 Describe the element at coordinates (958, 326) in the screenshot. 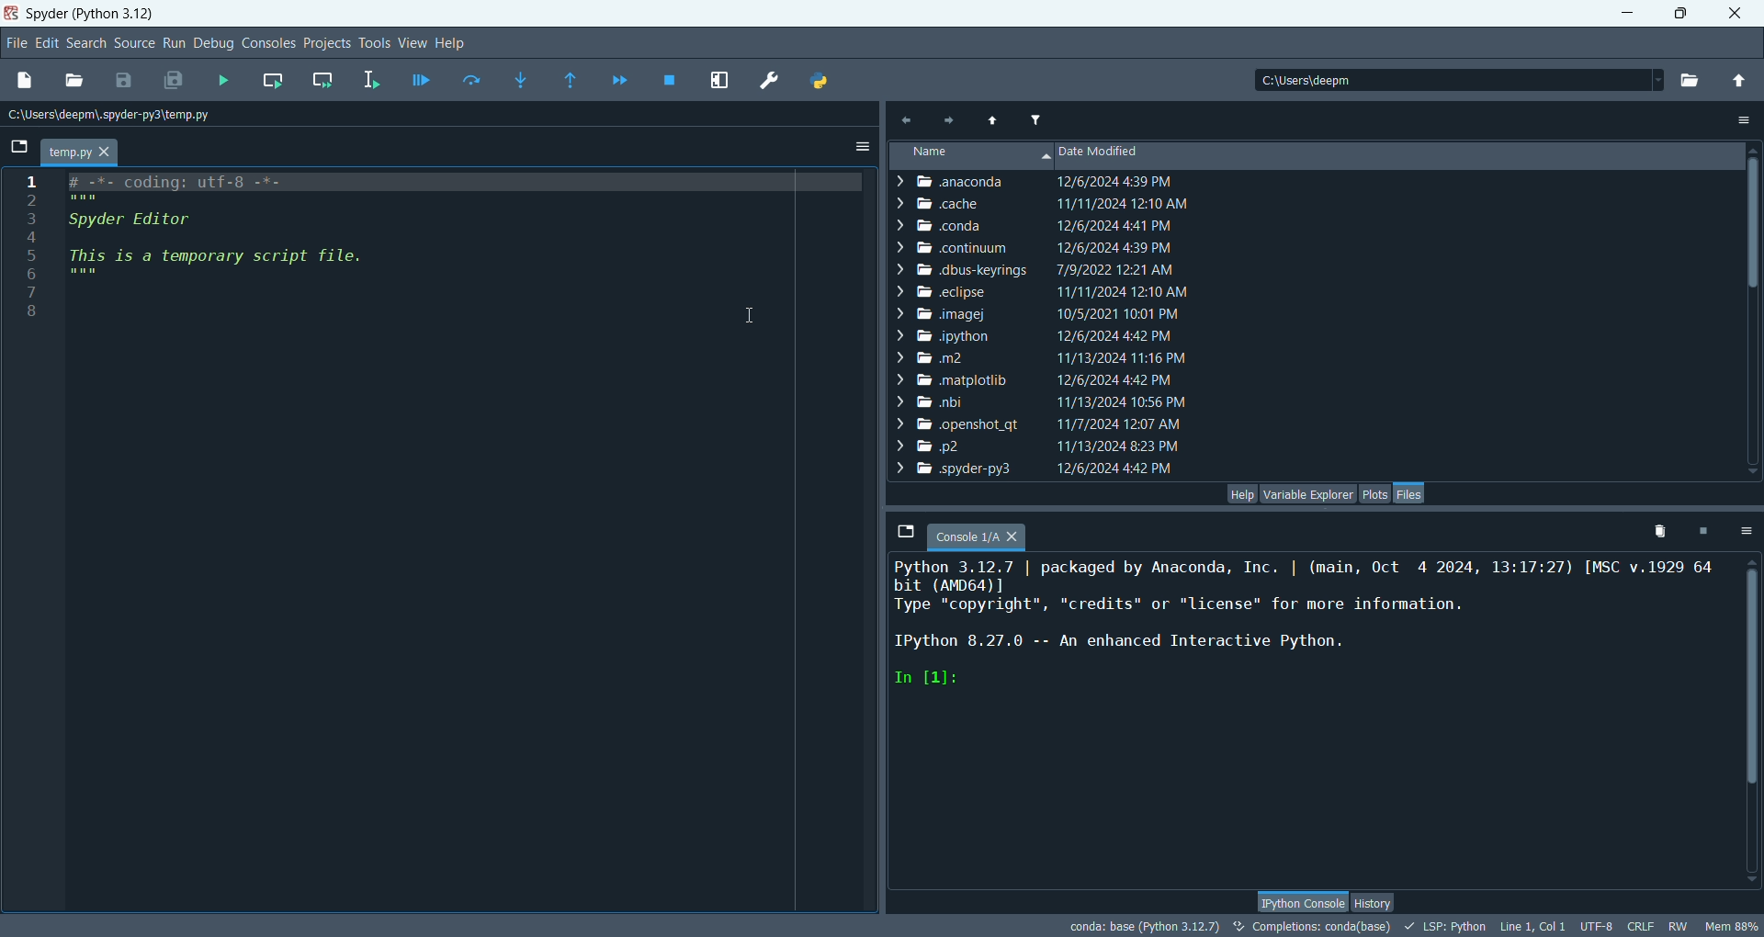

I see `file names` at that location.